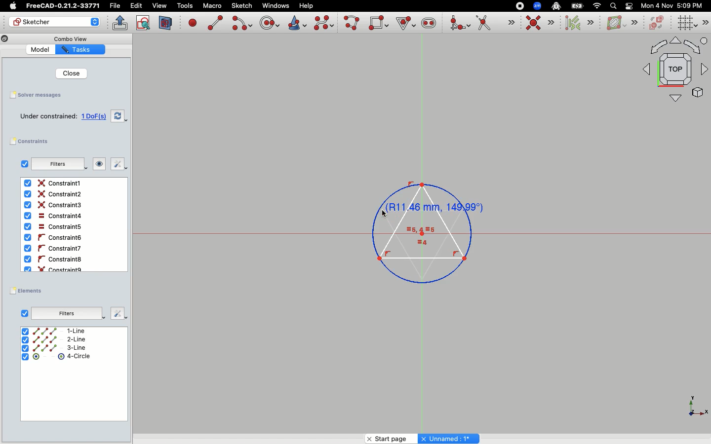 This screenshot has height=444, width=711. What do you see at coordinates (691, 407) in the screenshot?
I see `X Y Z` at bounding box center [691, 407].